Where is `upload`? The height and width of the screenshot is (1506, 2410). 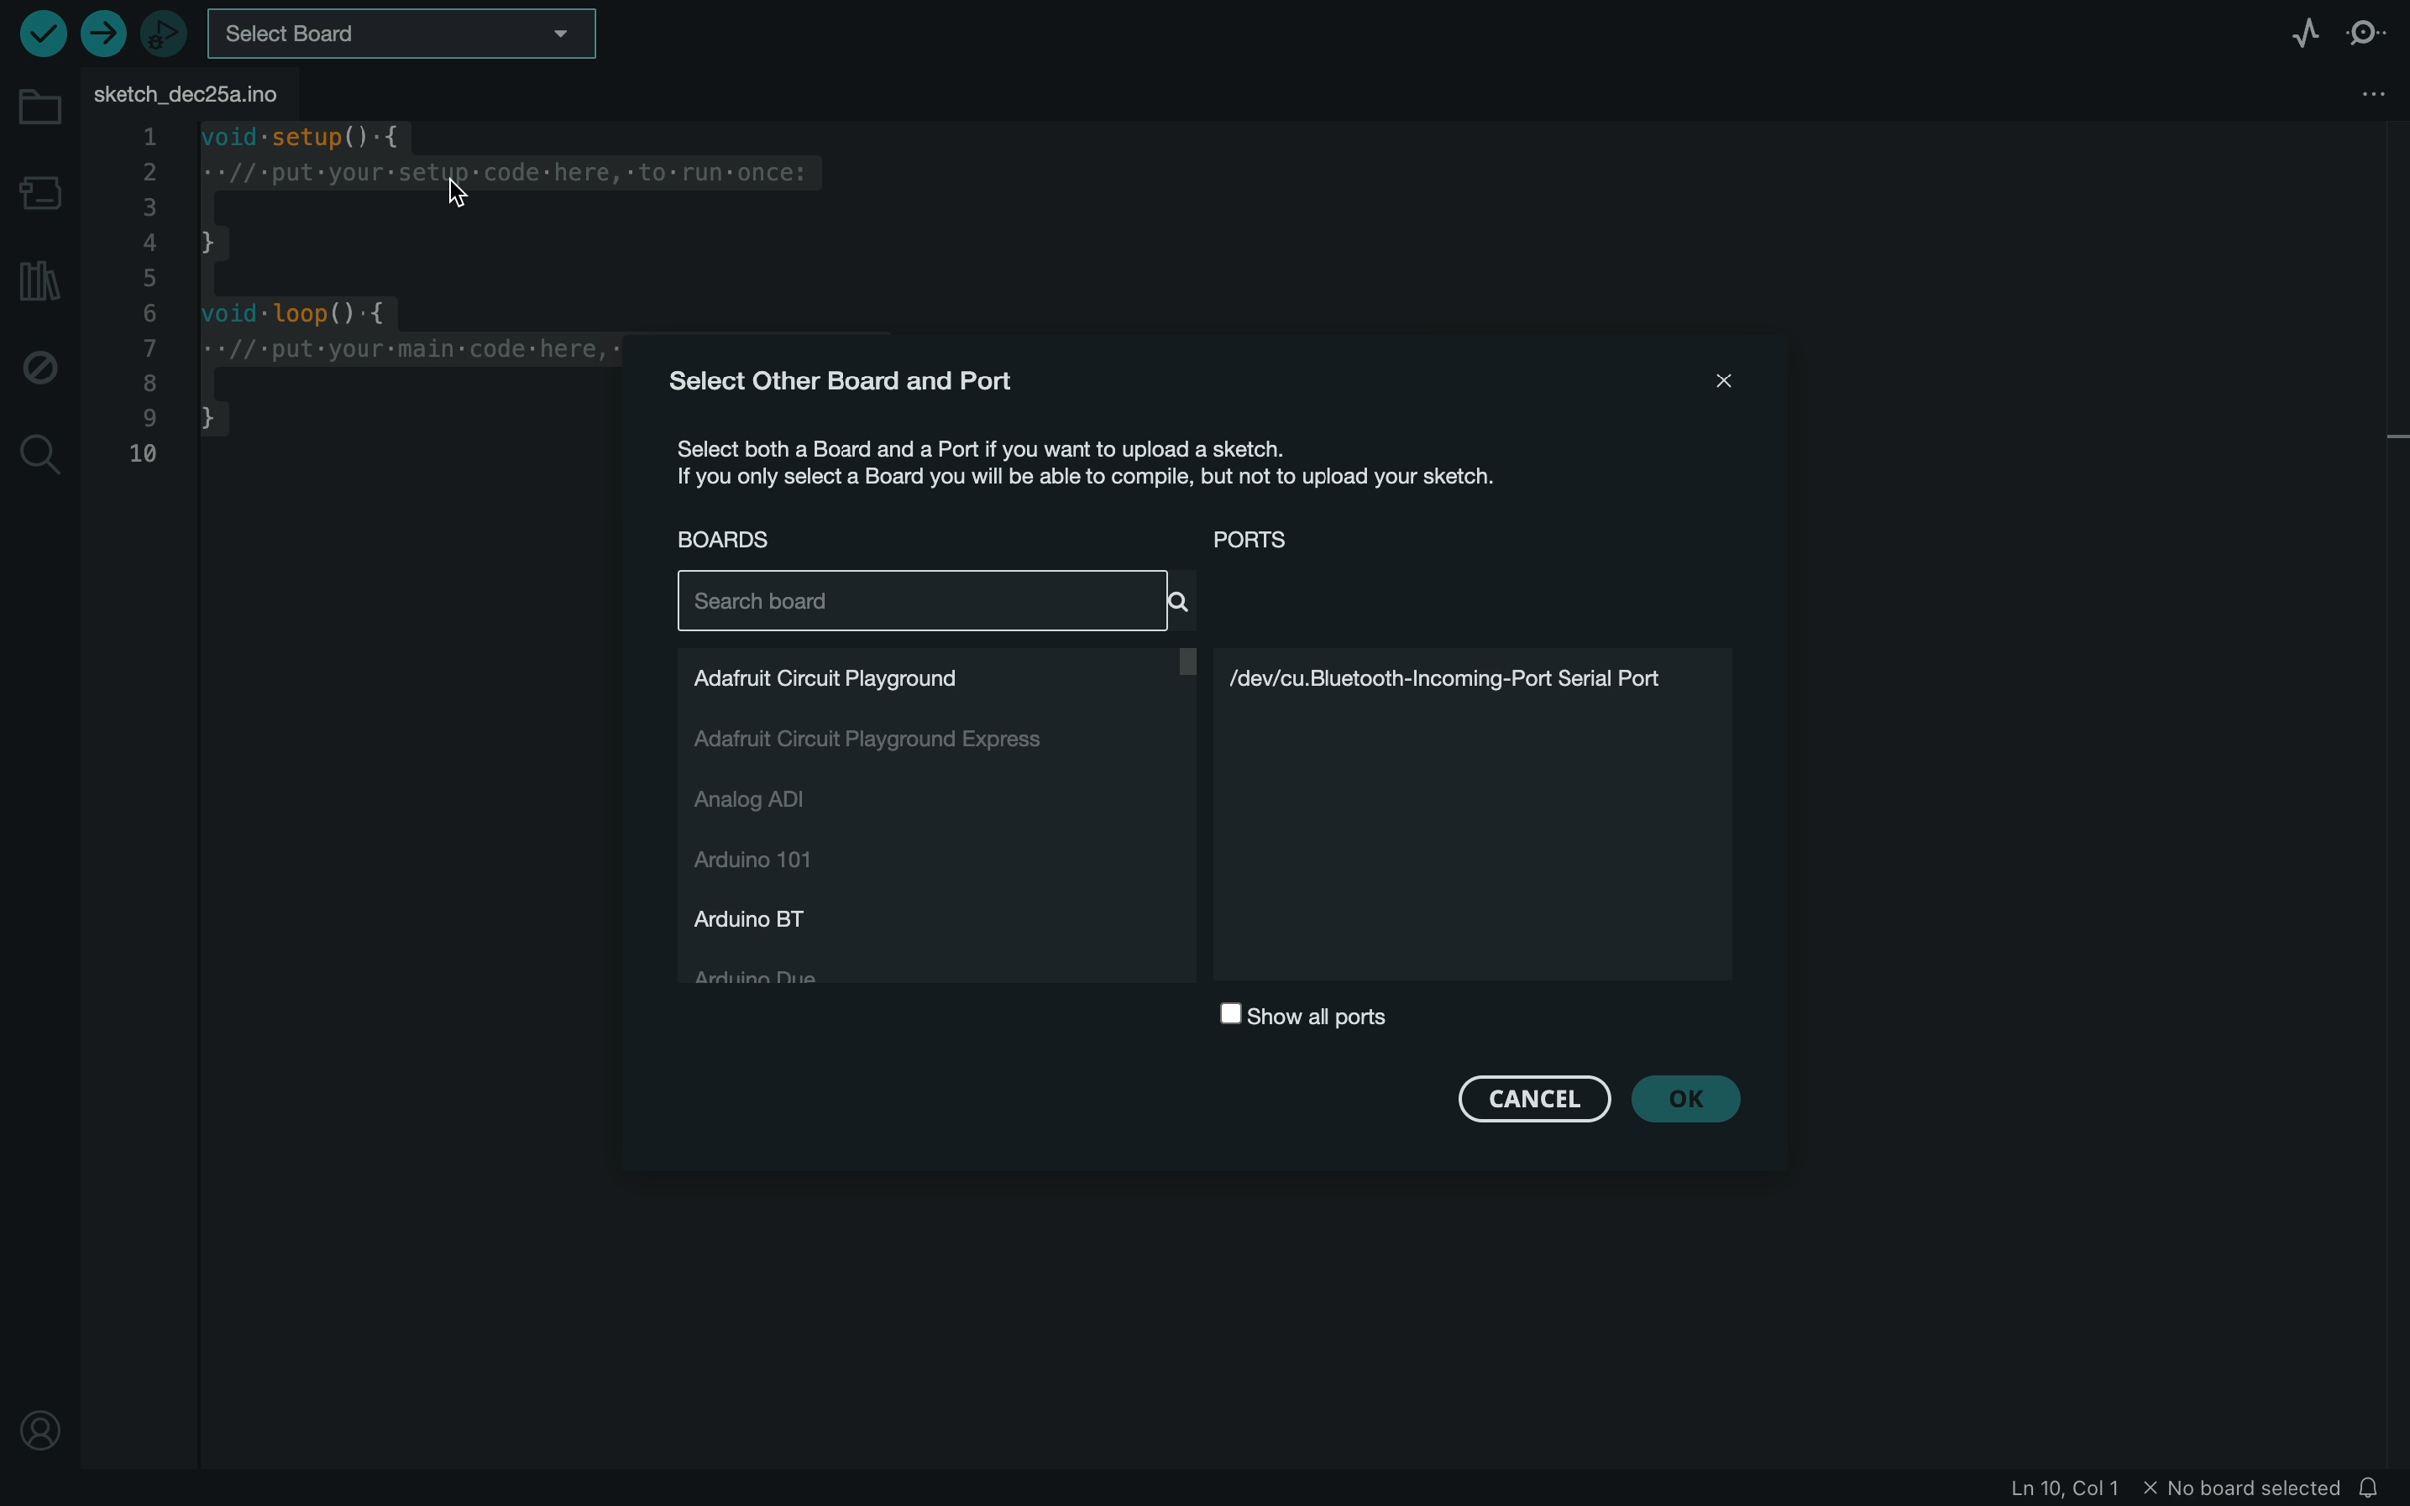 upload is located at coordinates (108, 38).